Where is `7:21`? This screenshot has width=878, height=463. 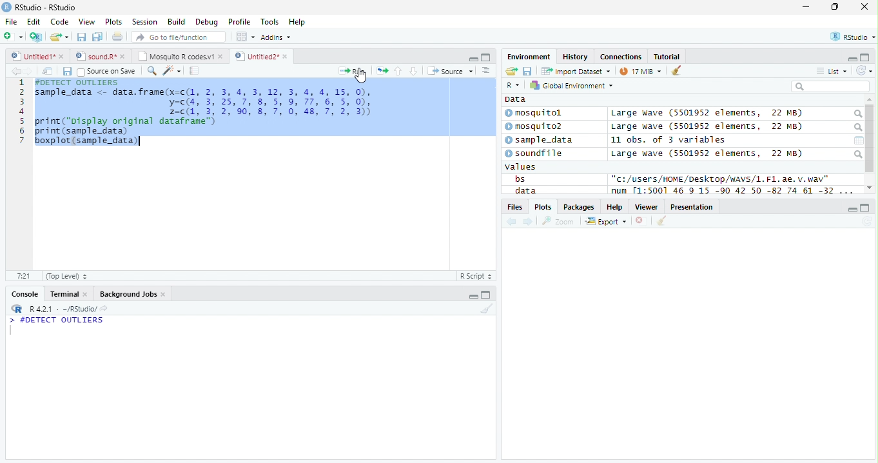
7:21 is located at coordinates (23, 275).